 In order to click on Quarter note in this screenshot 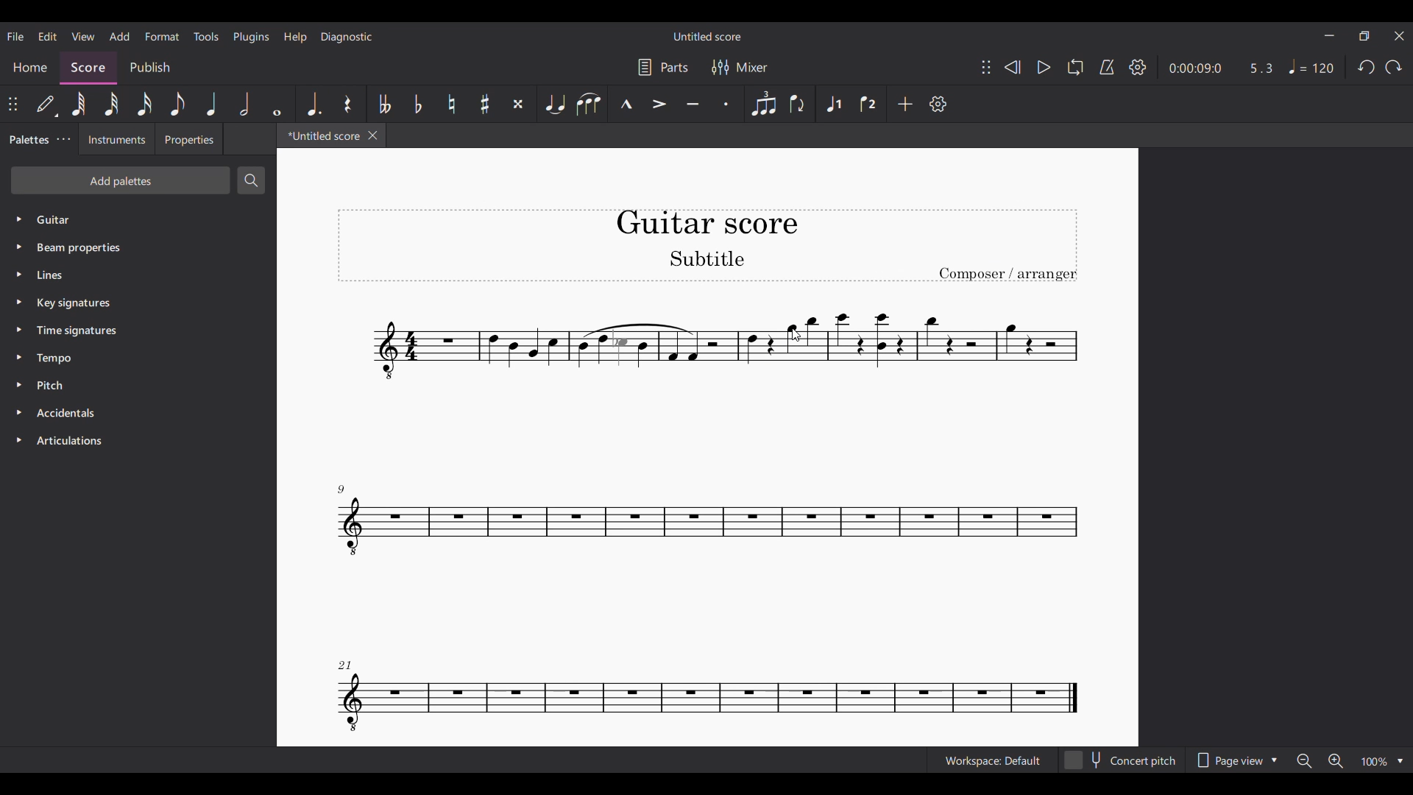, I will do `click(210, 105)`.